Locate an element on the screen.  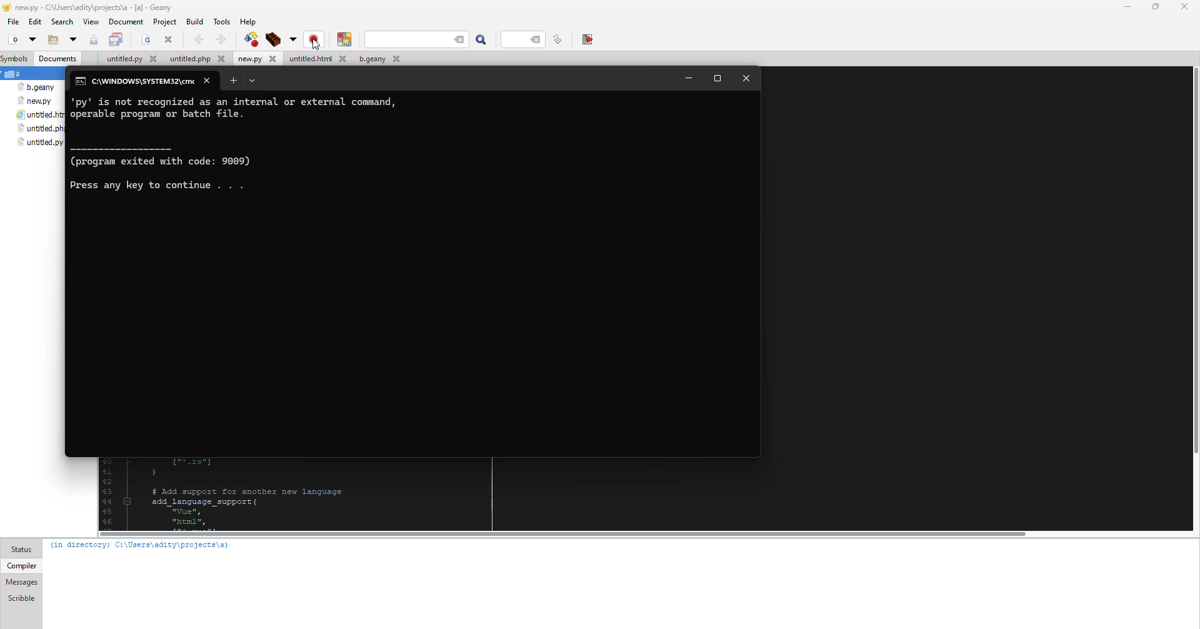
minimize is located at coordinates (1124, 7).